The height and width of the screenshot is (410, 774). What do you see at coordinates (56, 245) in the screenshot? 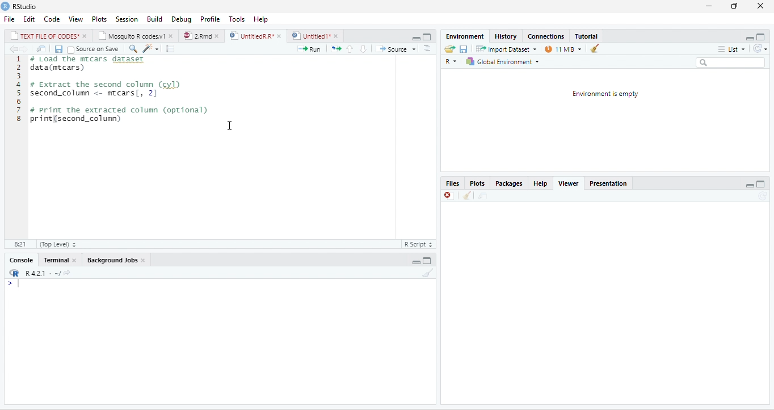
I see `(top level)` at bounding box center [56, 245].